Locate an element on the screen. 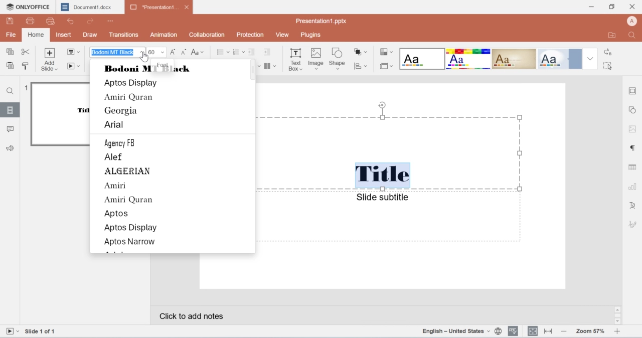 Image resolution: width=642 pixels, height=338 pixels. paste is located at coordinates (11, 66).